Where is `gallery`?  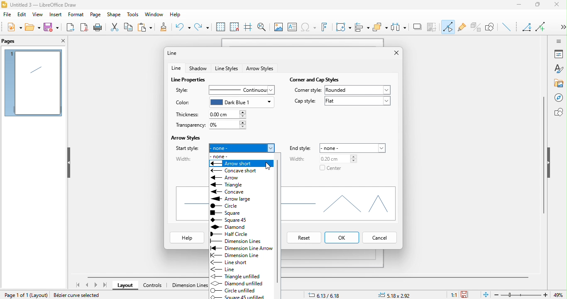
gallery is located at coordinates (559, 83).